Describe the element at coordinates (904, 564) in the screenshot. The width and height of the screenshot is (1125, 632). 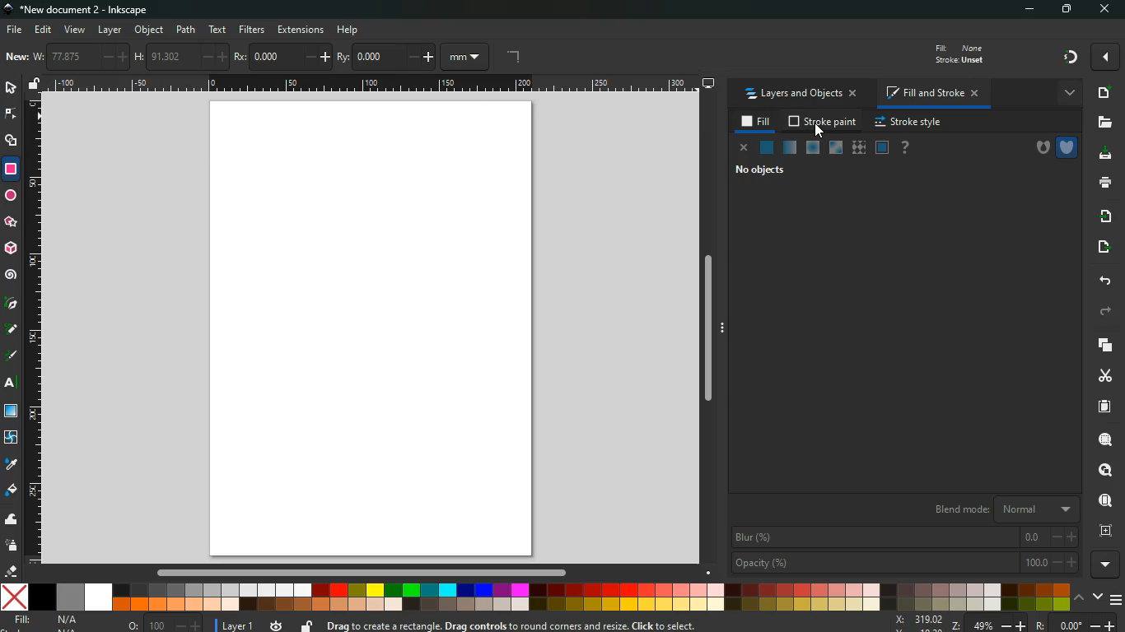
I see `opacity` at that location.